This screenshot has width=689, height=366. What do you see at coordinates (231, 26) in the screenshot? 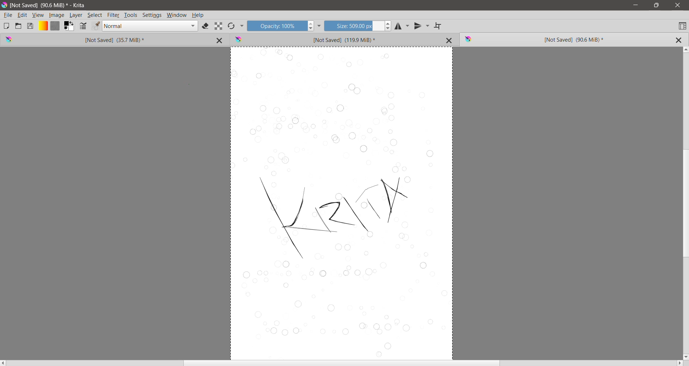
I see `Reload Original Preset` at bounding box center [231, 26].